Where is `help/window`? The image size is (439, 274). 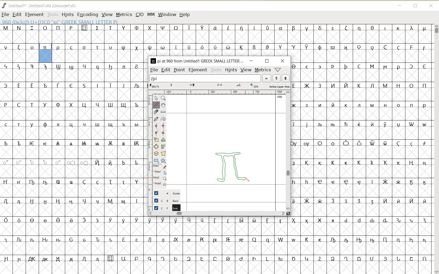
help/window is located at coordinates (278, 70).